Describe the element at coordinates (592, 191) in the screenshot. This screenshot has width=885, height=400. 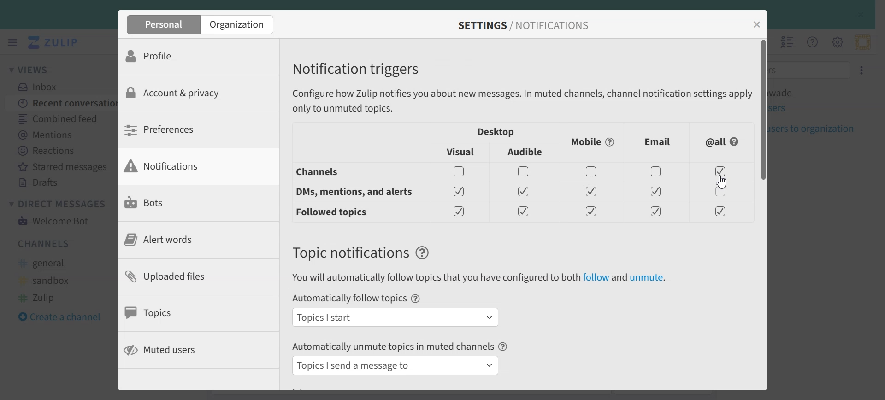
I see `Enable/ Disable toggles` at that location.